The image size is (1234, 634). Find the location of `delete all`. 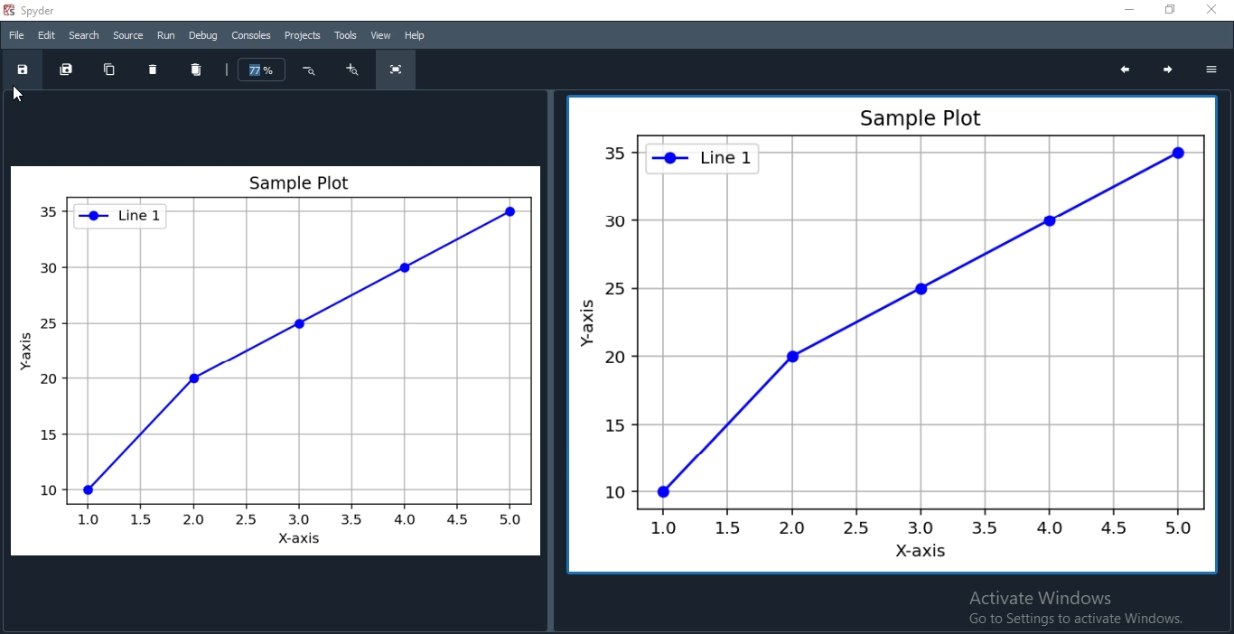

delete all is located at coordinates (201, 70).